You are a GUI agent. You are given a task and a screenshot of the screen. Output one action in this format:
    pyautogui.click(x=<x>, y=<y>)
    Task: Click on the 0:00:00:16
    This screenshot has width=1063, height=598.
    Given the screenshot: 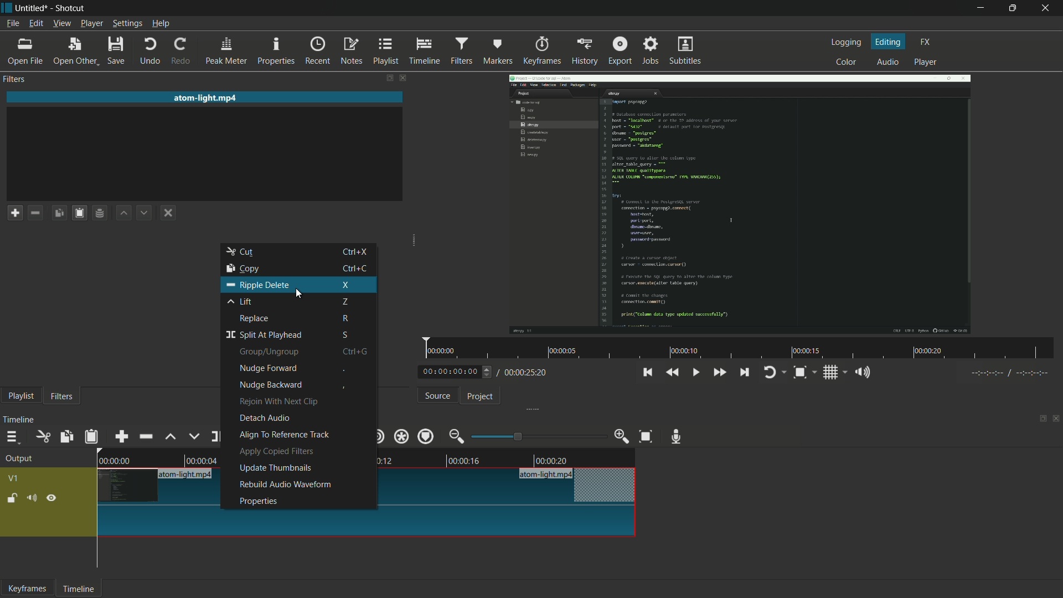 What is the action you would take?
    pyautogui.click(x=467, y=461)
    